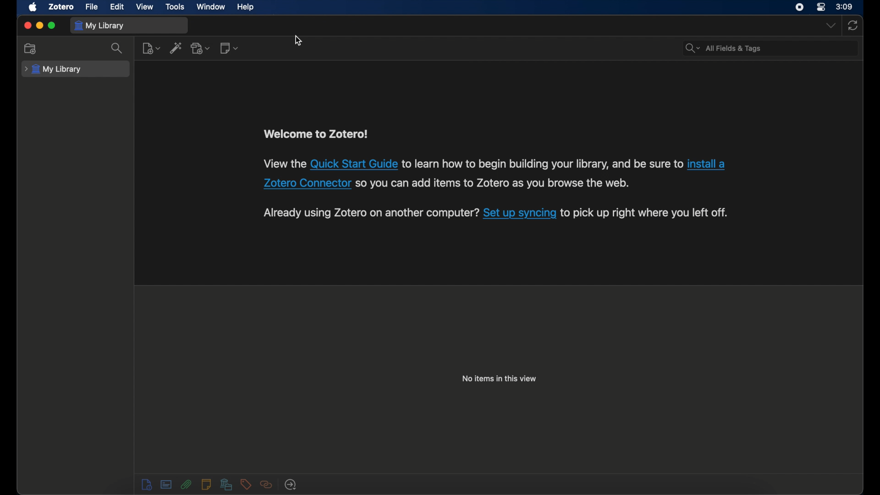 This screenshot has width=880, height=495. I want to click on no items in this view, so click(499, 378).